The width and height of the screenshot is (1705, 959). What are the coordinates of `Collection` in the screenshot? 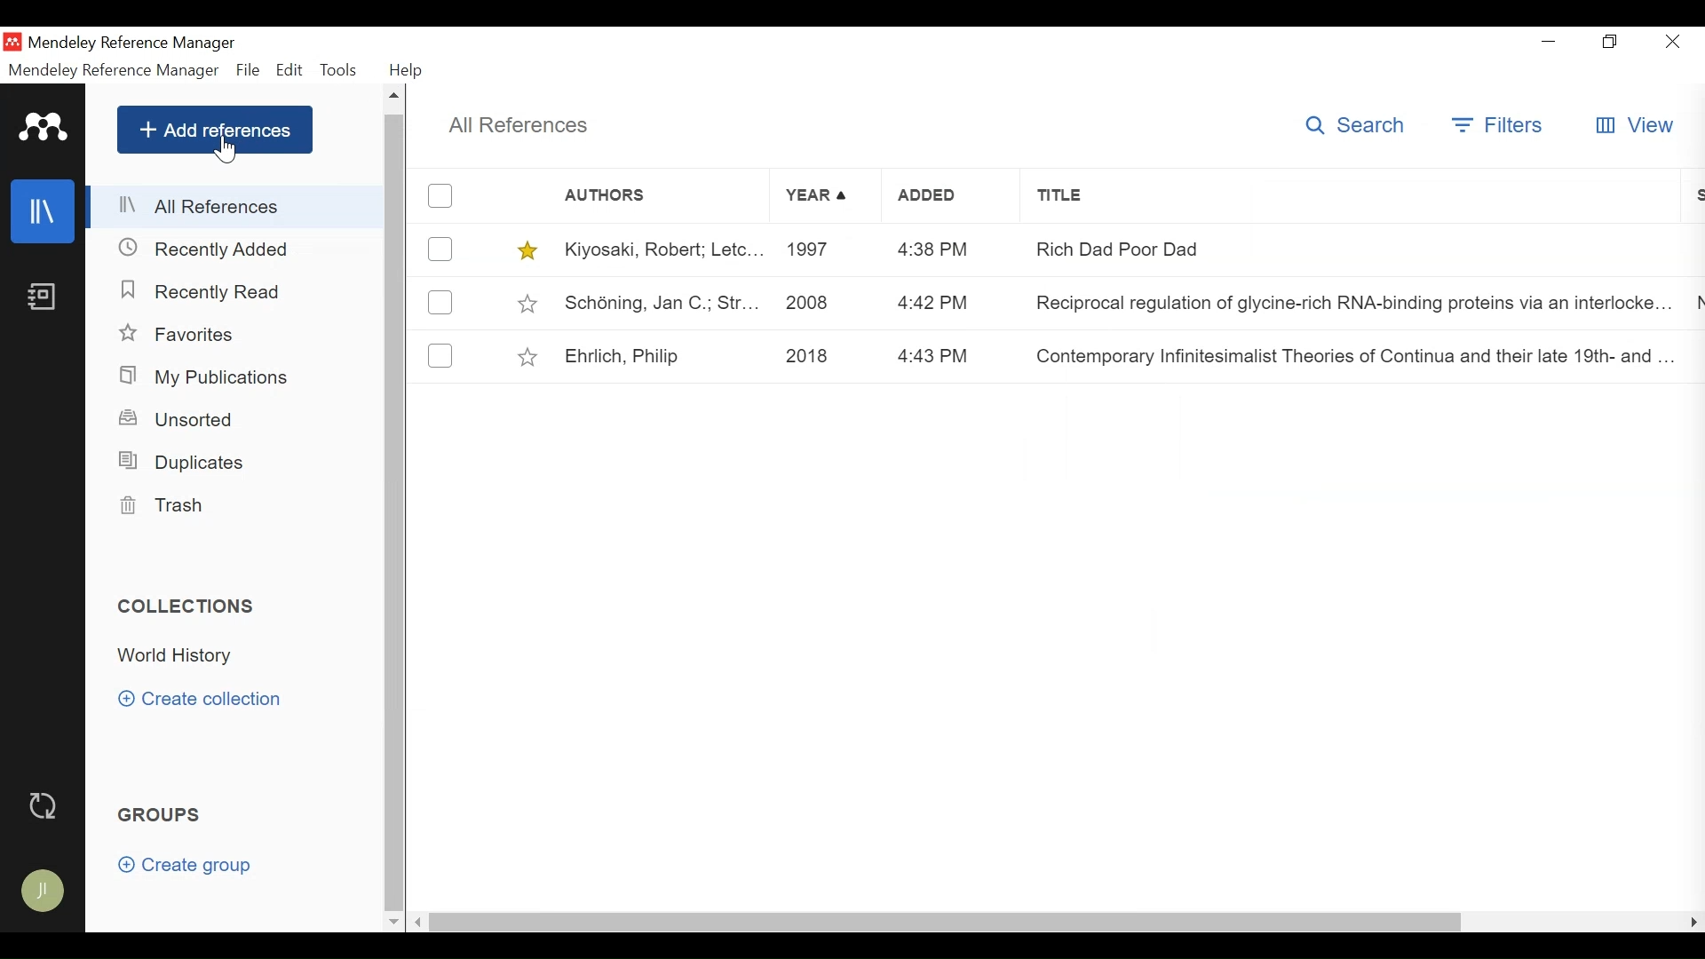 It's located at (243, 657).